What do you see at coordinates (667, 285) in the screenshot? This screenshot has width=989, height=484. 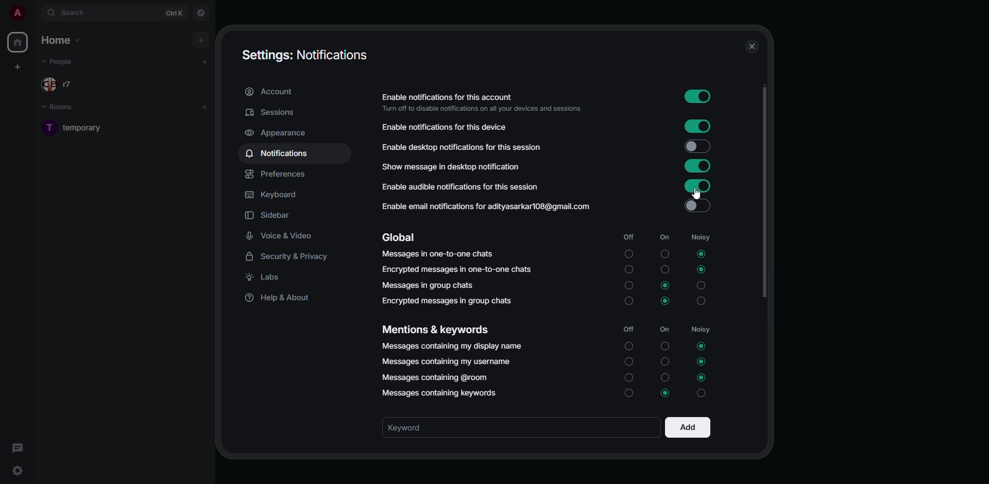 I see `selected` at bounding box center [667, 285].